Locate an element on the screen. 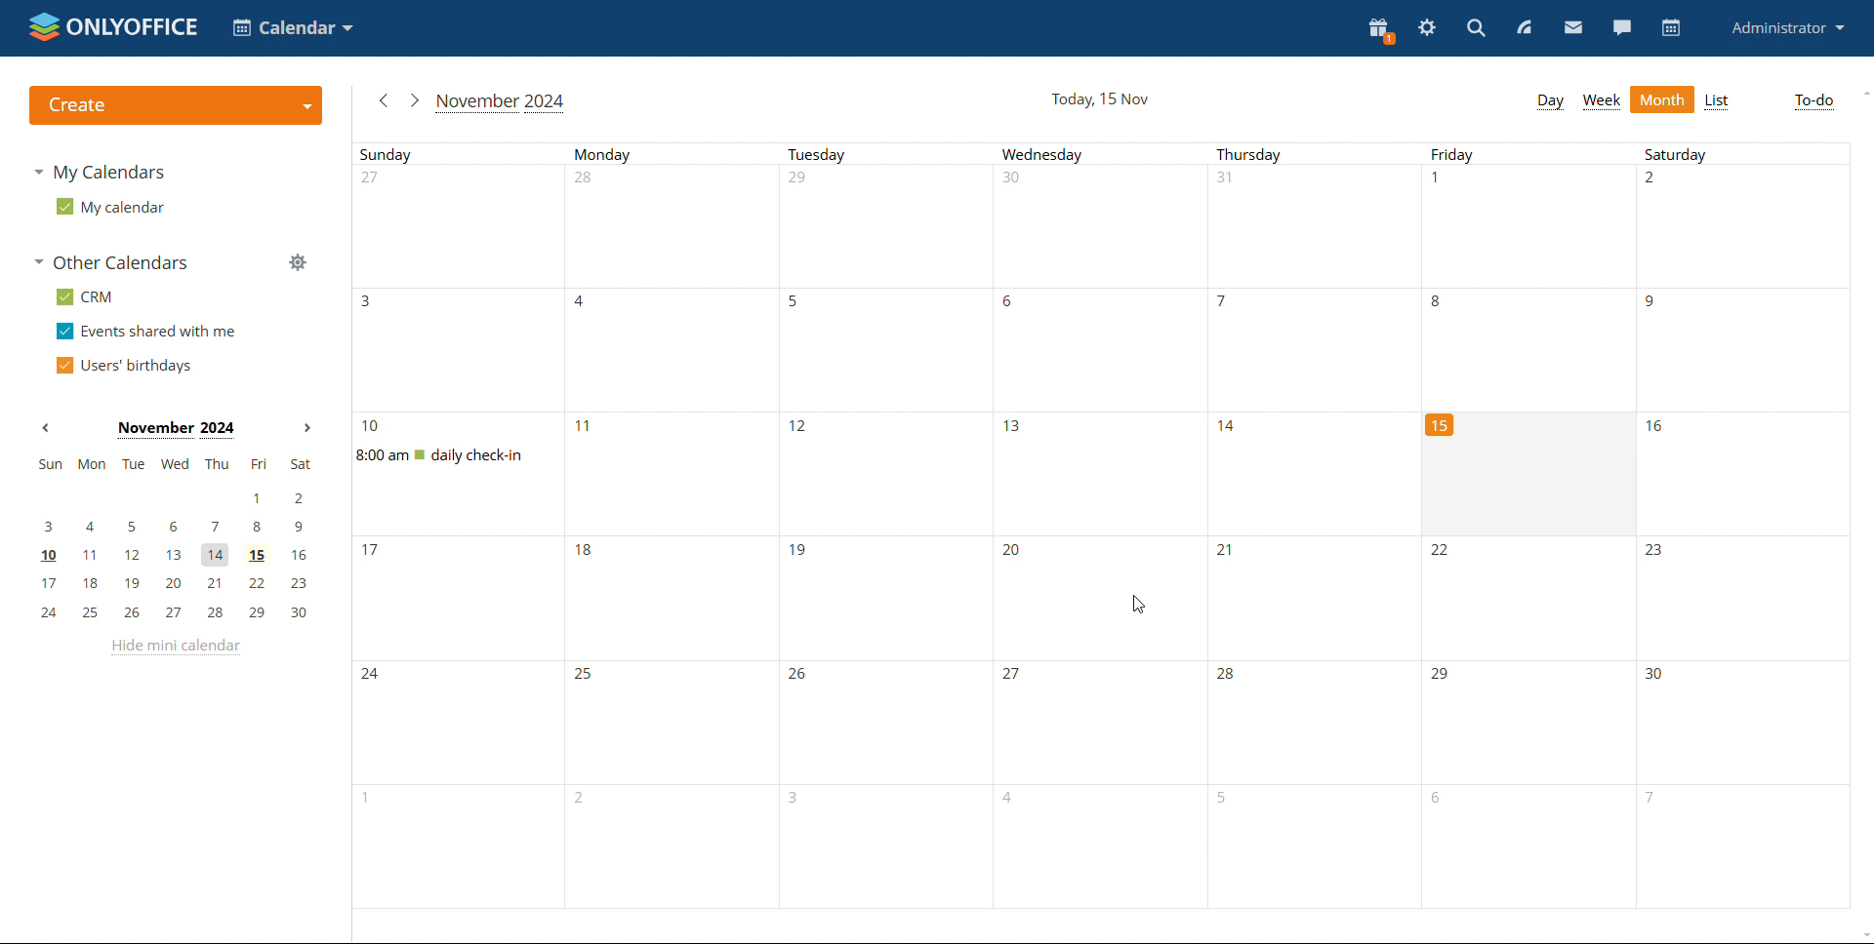  present is located at coordinates (1381, 30).